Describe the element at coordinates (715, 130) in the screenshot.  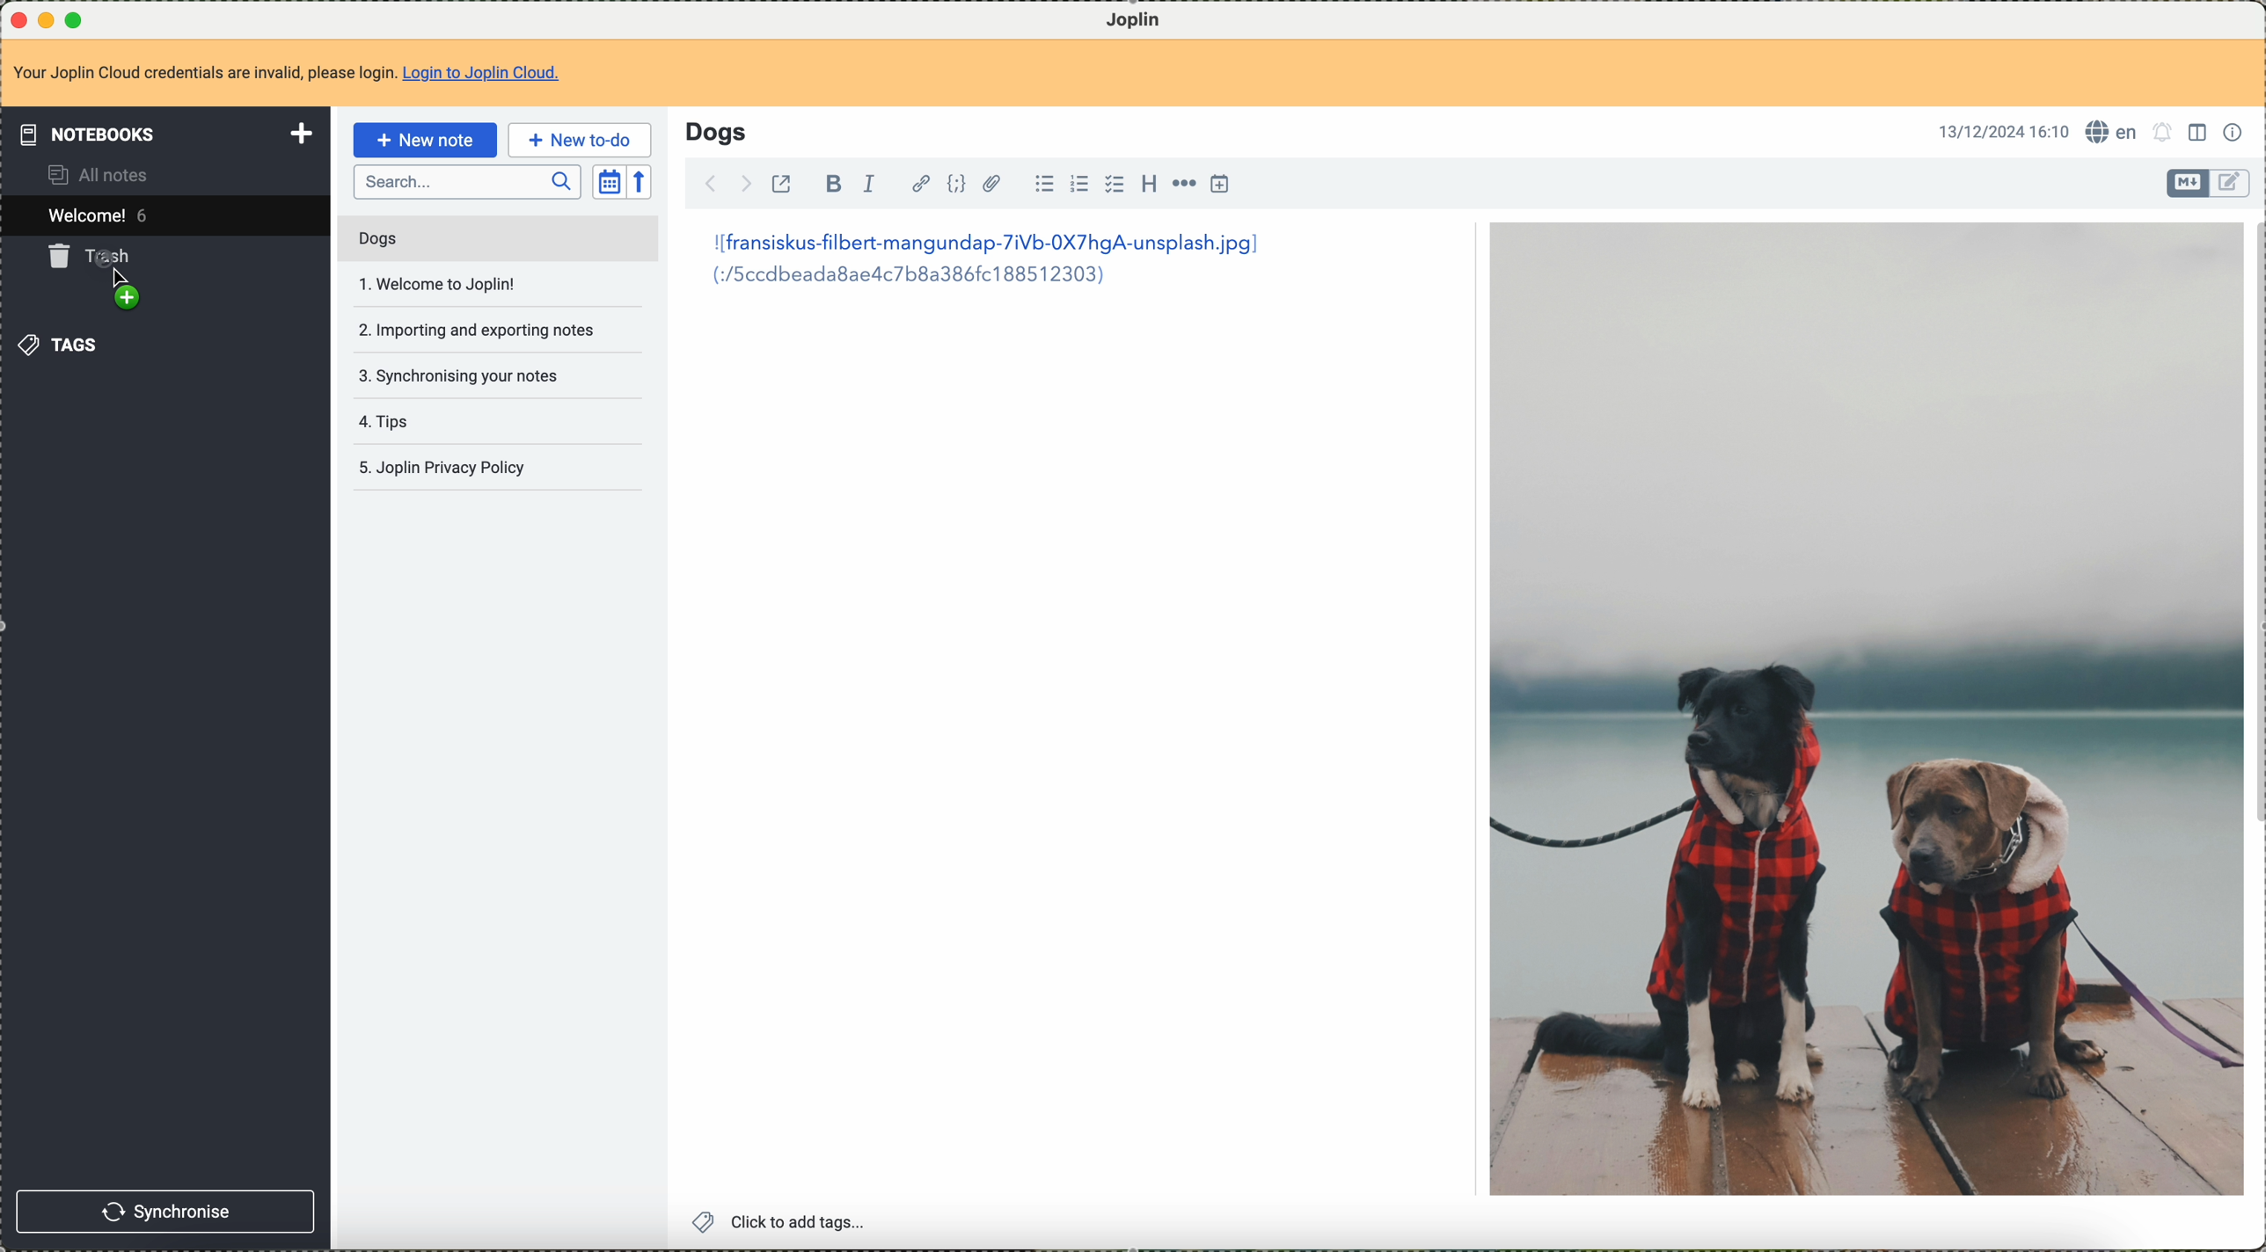
I see `Dogs` at that location.